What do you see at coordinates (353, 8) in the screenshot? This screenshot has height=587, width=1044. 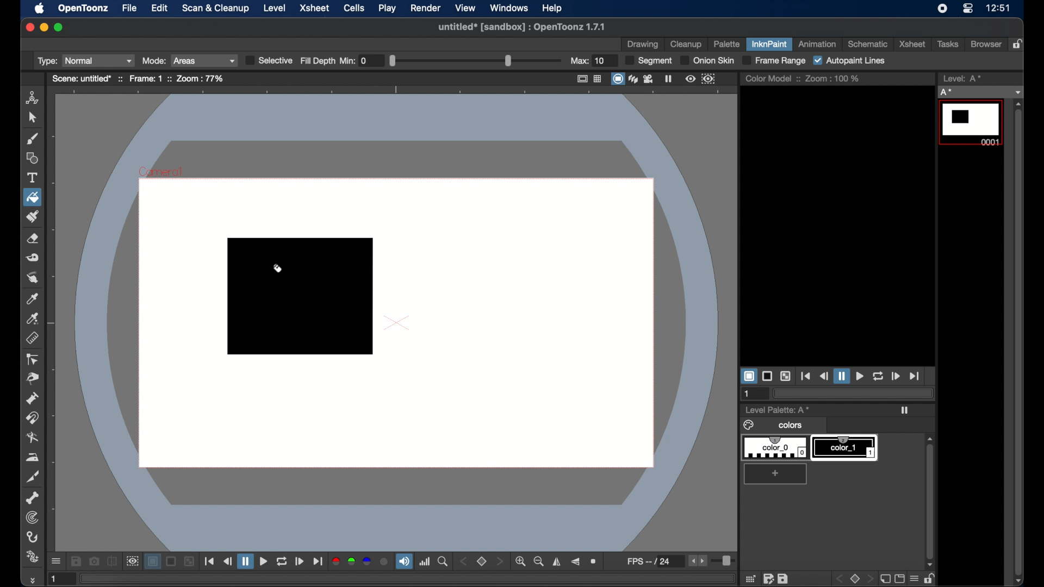 I see `cells` at bounding box center [353, 8].